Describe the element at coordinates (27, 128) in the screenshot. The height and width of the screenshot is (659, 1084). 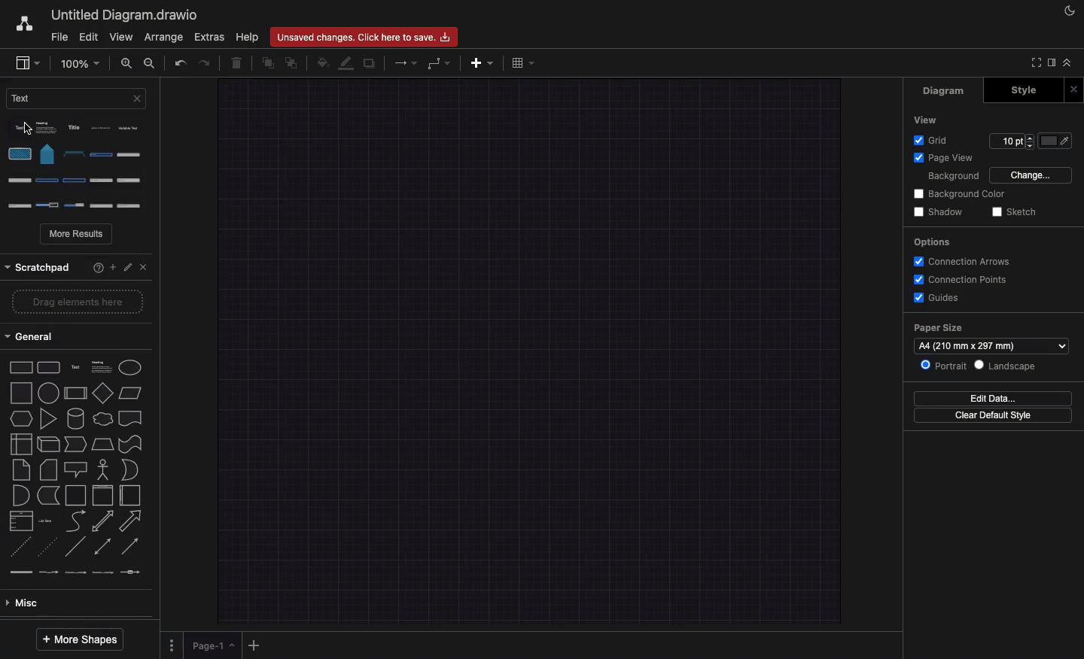
I see `cursor` at that location.